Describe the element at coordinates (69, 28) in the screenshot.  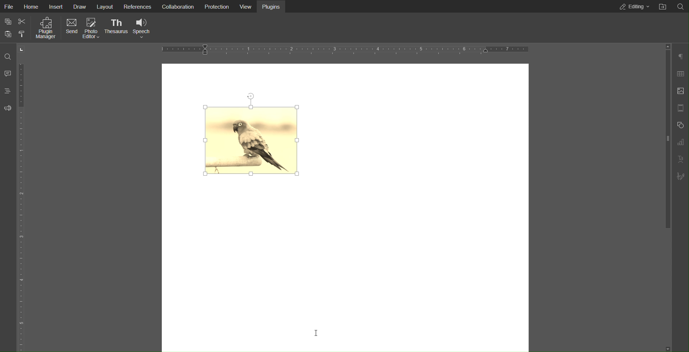
I see `Send ` at that location.